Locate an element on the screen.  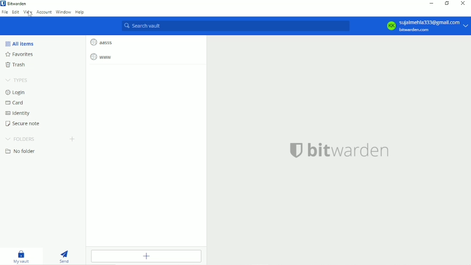
Cursor is located at coordinates (30, 14).